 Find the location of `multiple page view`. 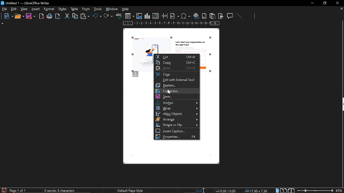

multiple page view is located at coordinates (284, 191).